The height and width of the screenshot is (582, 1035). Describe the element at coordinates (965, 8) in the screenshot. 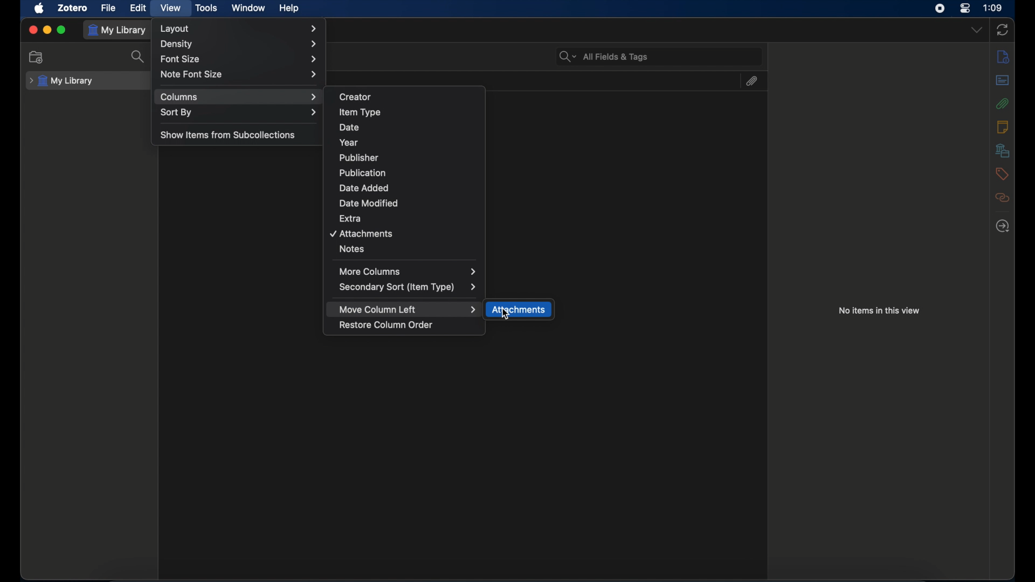

I see `control center` at that location.